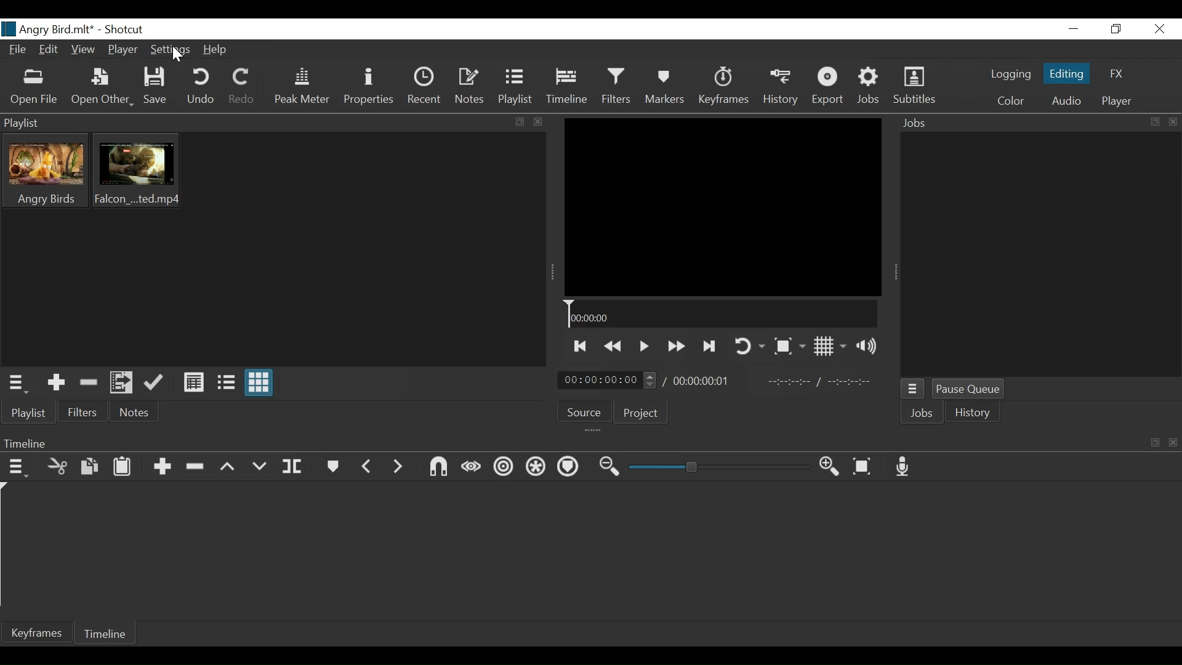  I want to click on Properties, so click(371, 87).